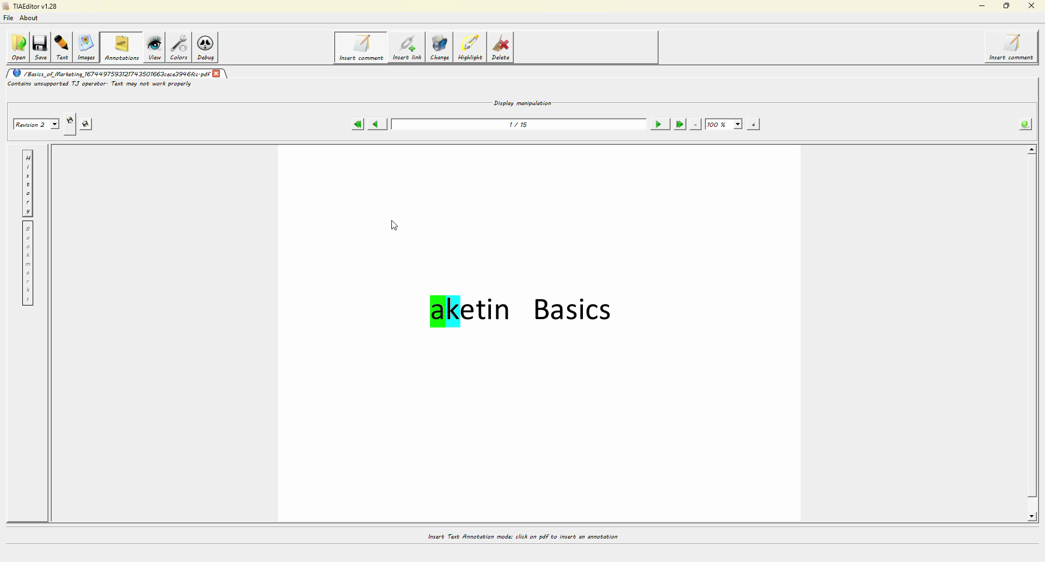 The width and height of the screenshot is (1045, 562). What do you see at coordinates (100, 84) in the screenshot?
I see `Contains unsupported T.J operator: Text may not work properly` at bounding box center [100, 84].